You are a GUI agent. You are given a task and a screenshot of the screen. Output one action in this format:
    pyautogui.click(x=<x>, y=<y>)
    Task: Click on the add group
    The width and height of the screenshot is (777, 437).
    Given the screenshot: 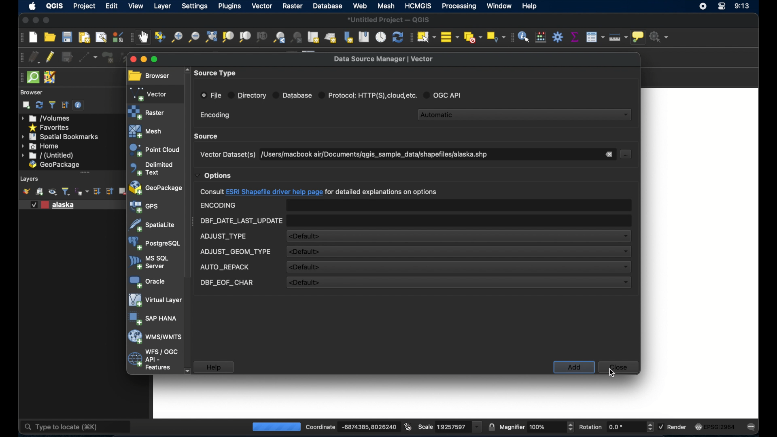 What is the action you would take?
    pyautogui.click(x=39, y=192)
    